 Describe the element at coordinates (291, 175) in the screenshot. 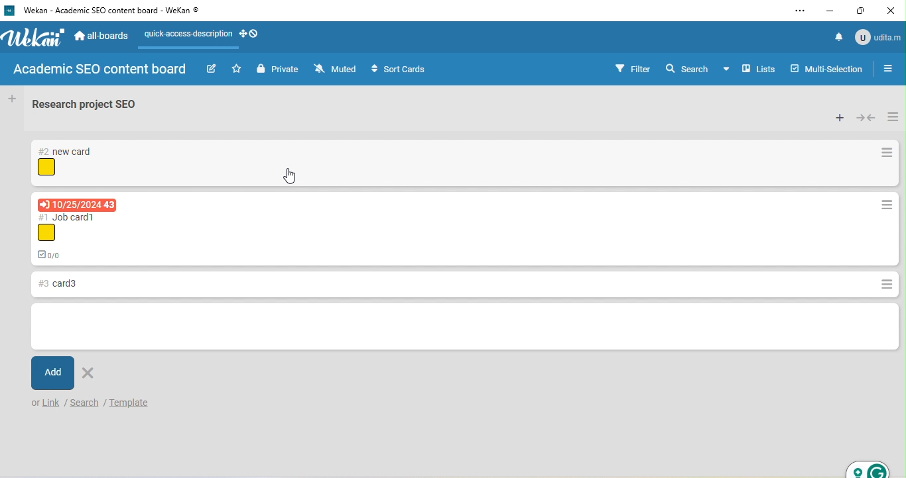

I see `cursor` at that location.